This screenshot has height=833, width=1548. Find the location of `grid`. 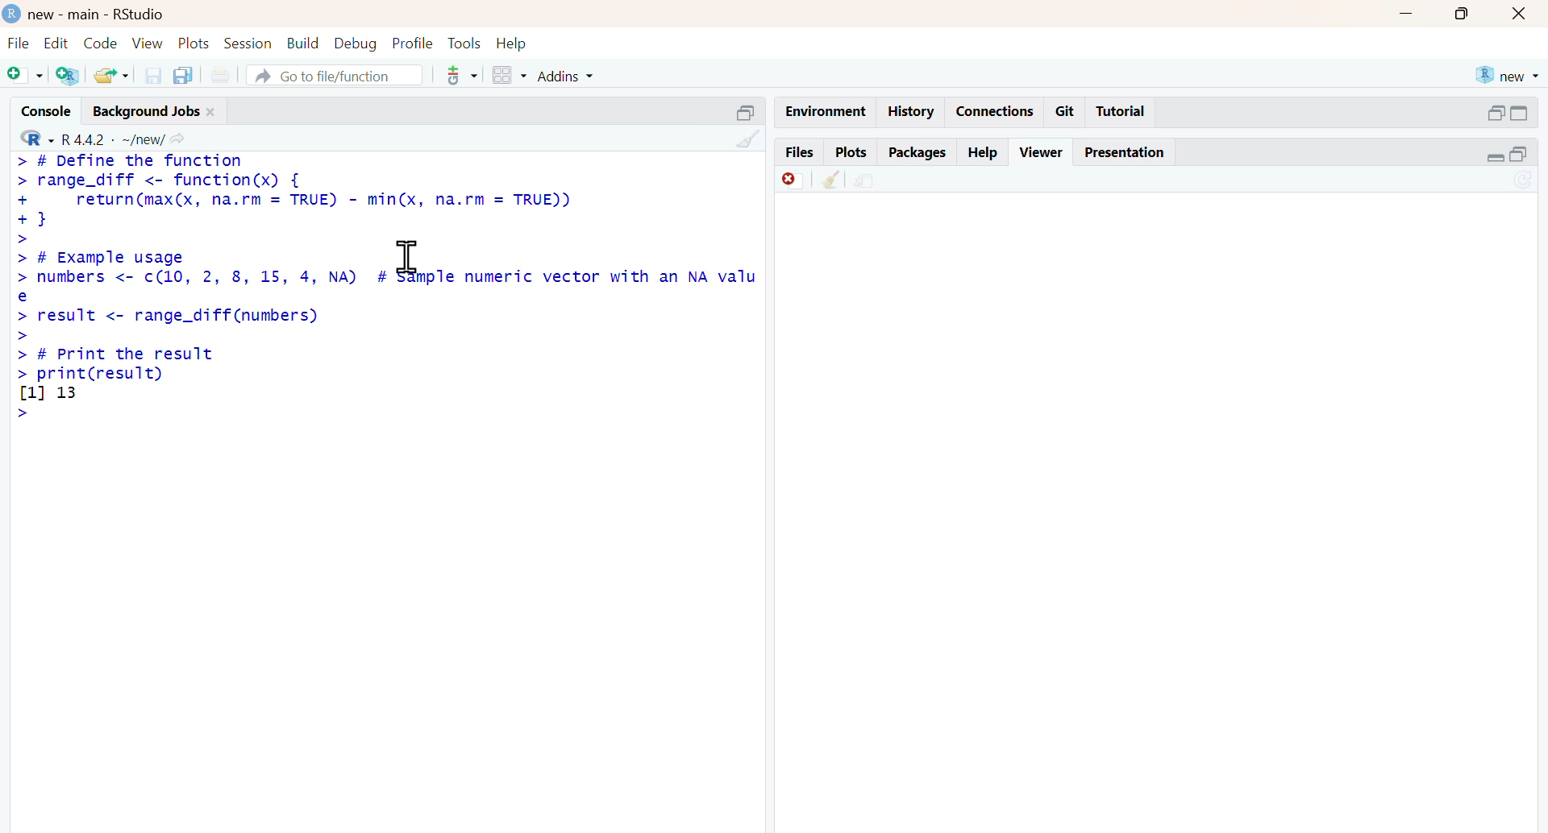

grid is located at coordinates (510, 76).